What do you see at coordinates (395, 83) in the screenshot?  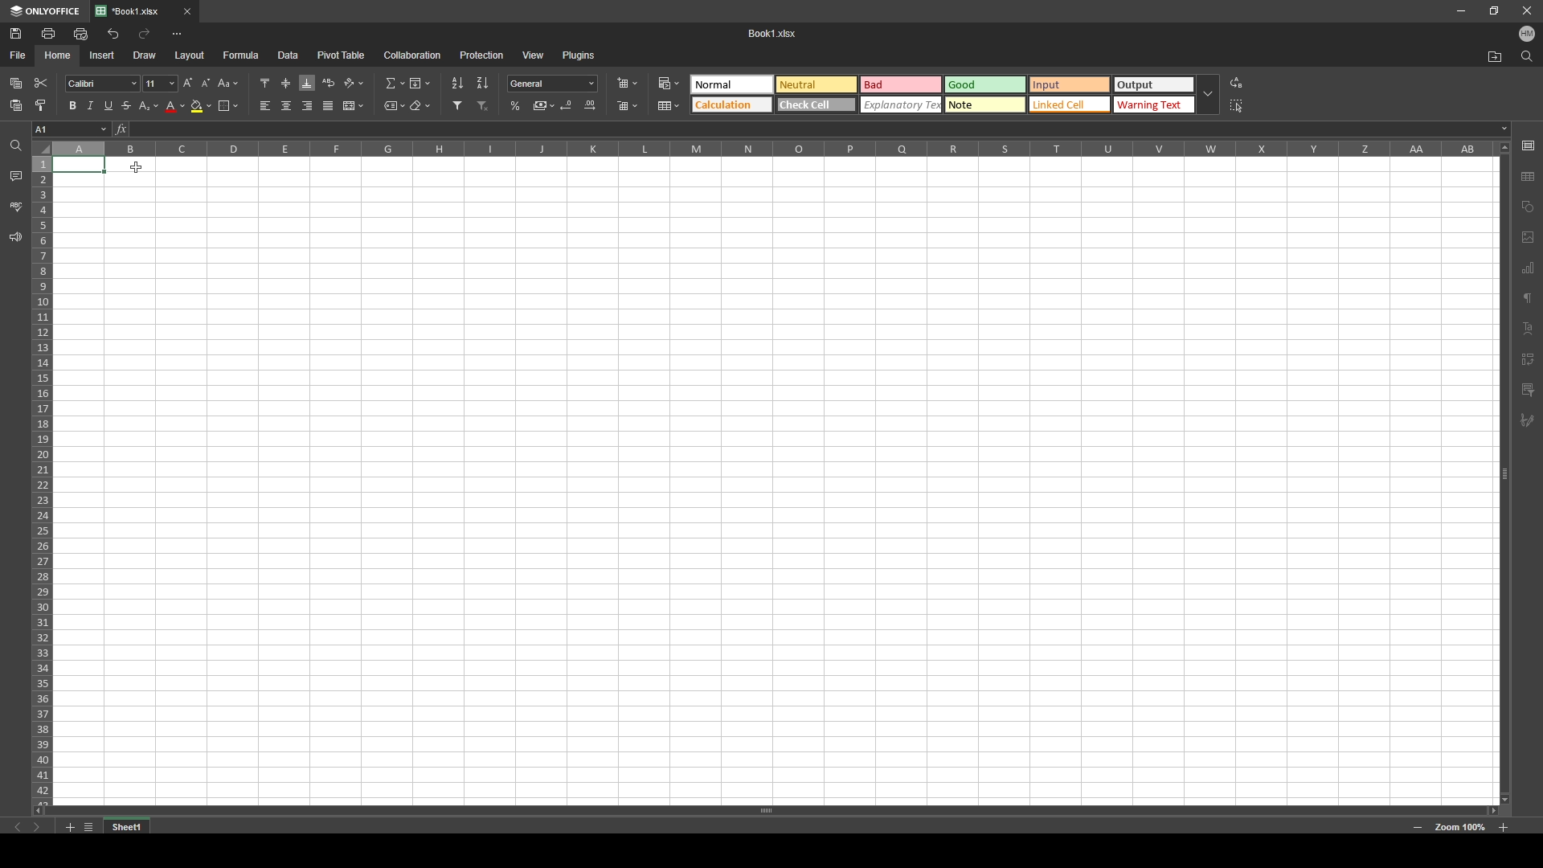 I see `summation` at bounding box center [395, 83].